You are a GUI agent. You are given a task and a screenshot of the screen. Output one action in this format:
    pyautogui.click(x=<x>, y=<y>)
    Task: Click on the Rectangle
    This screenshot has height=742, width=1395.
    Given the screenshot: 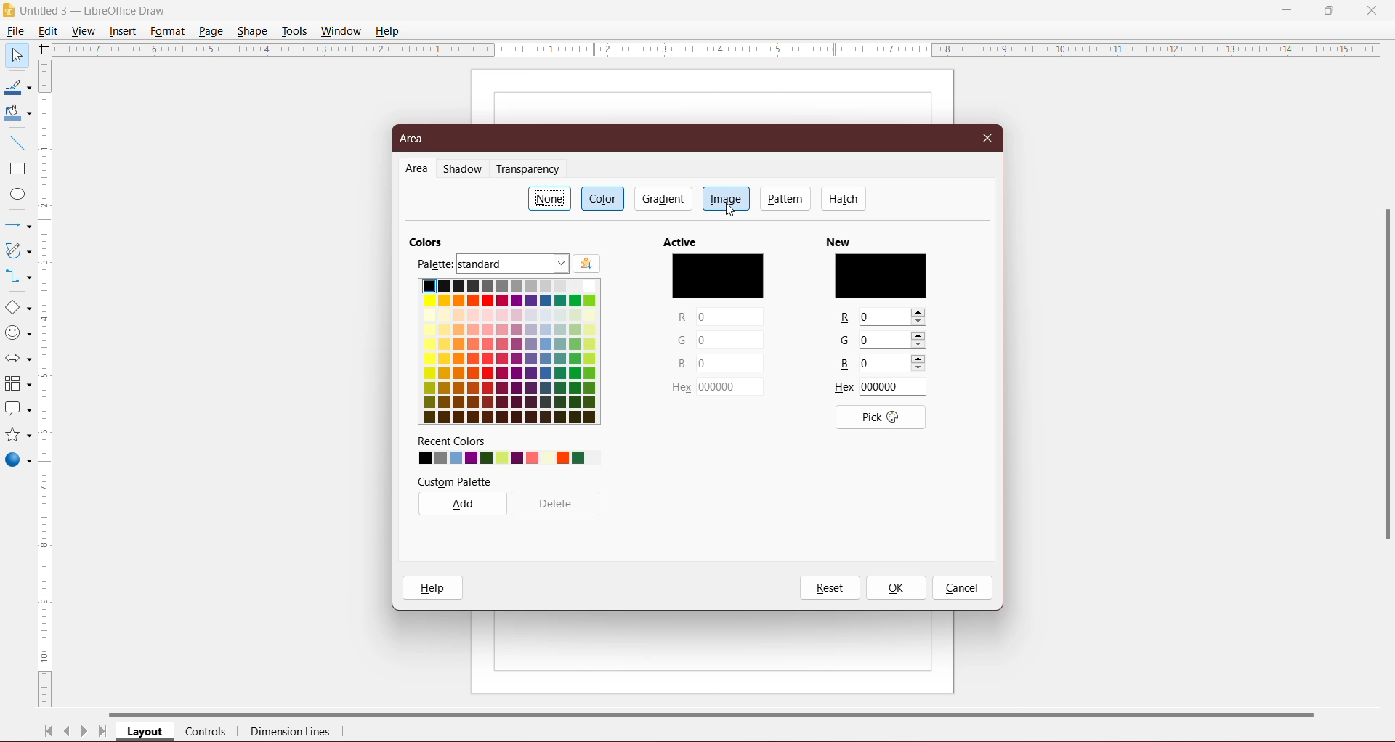 What is the action you would take?
    pyautogui.click(x=16, y=169)
    